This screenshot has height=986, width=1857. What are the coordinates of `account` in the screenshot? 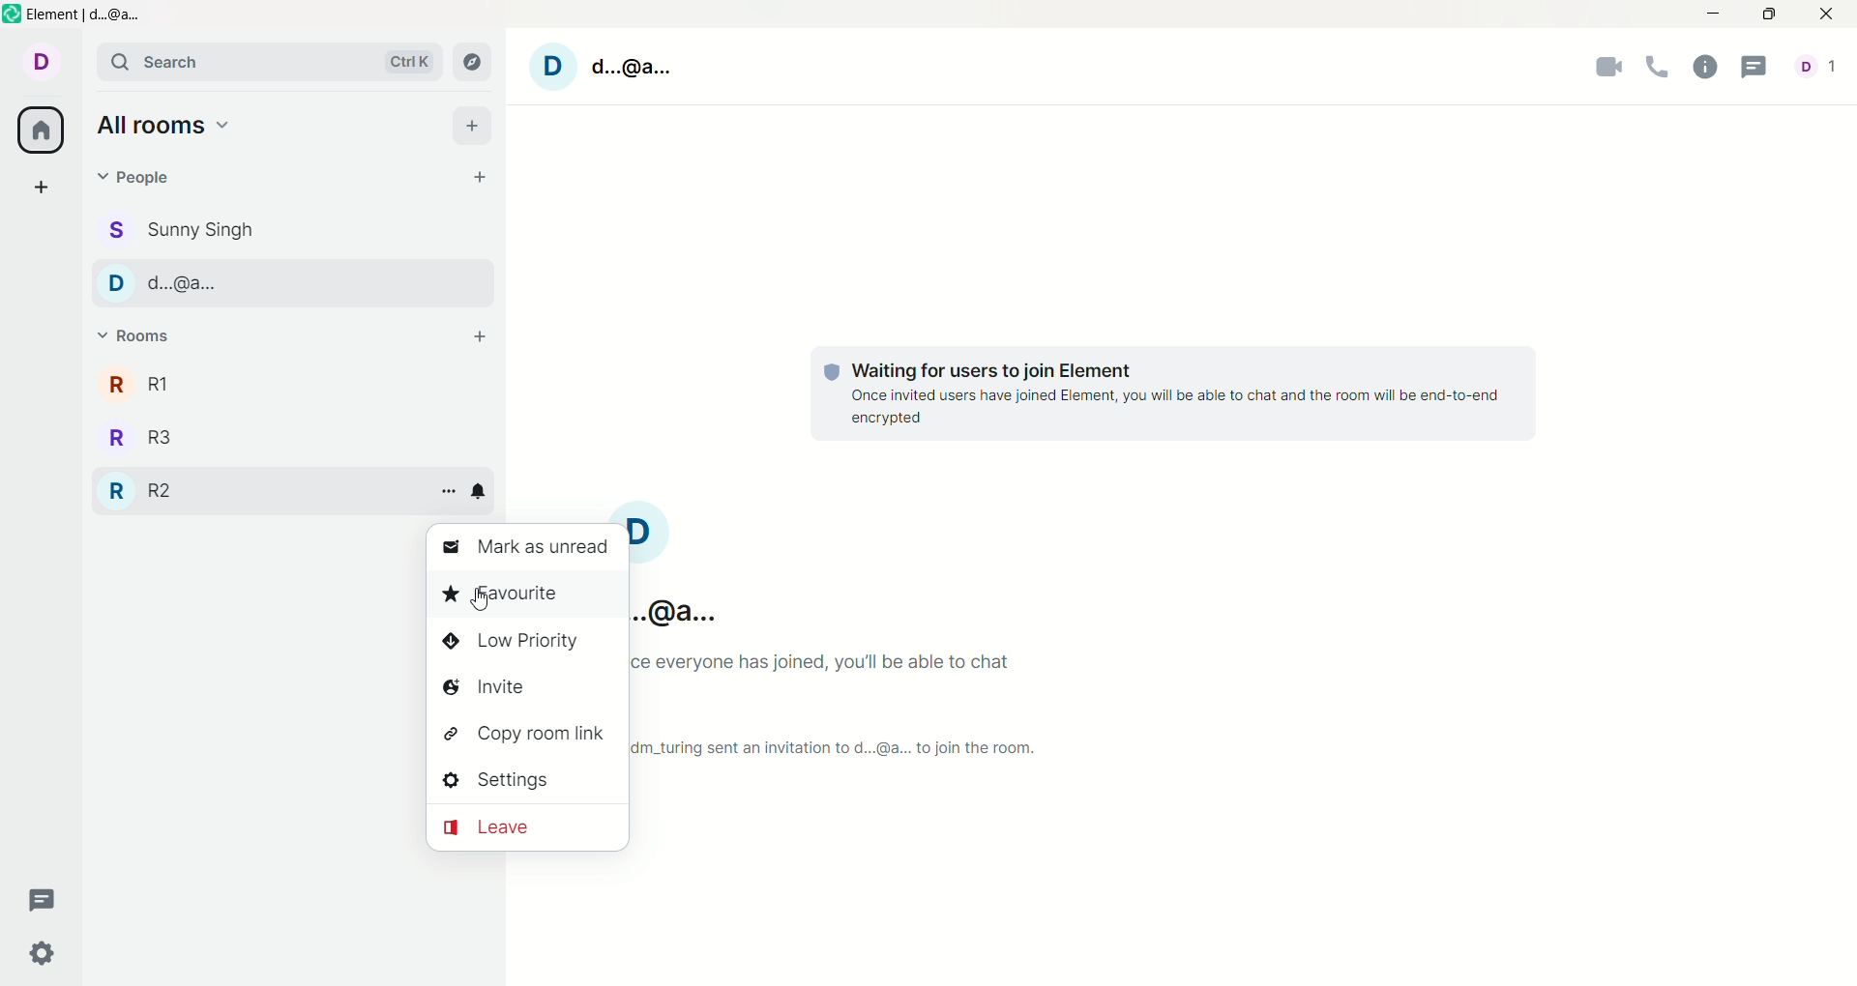 It's located at (608, 66).